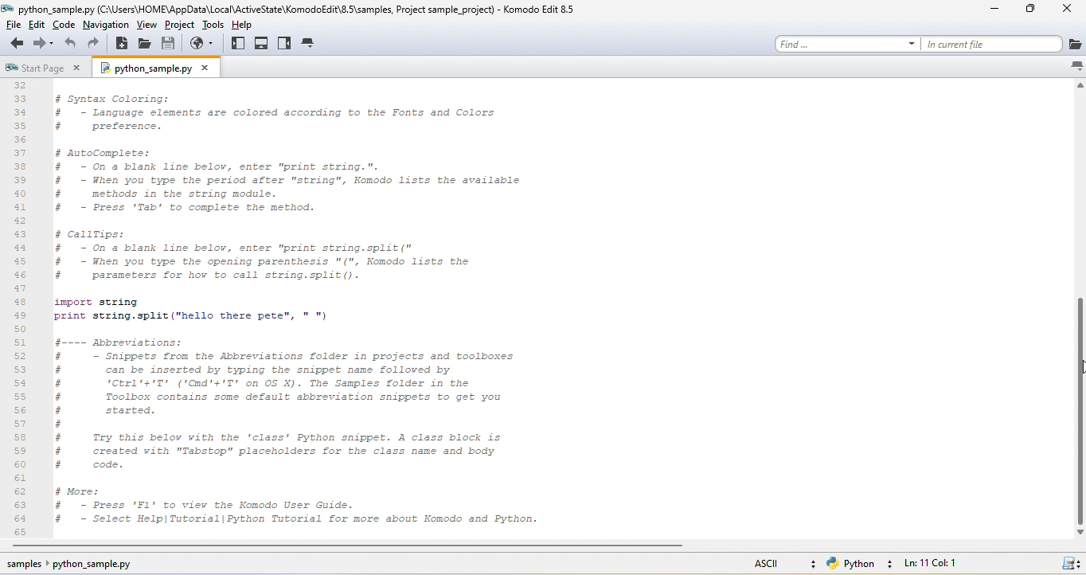 The height and width of the screenshot is (575, 1086). I want to click on open, so click(147, 45).